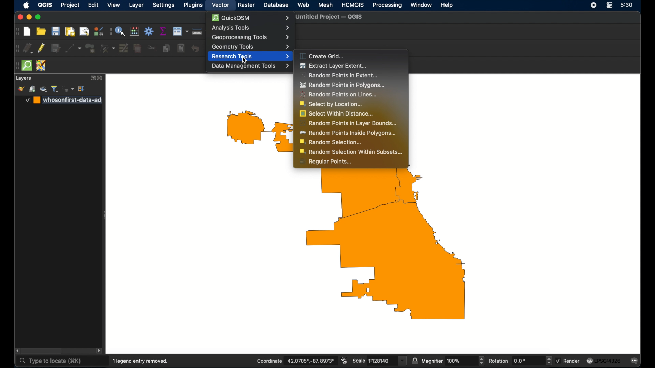 Image resolution: width=655 pixels, height=368 pixels. I want to click on lock scale, so click(414, 361).